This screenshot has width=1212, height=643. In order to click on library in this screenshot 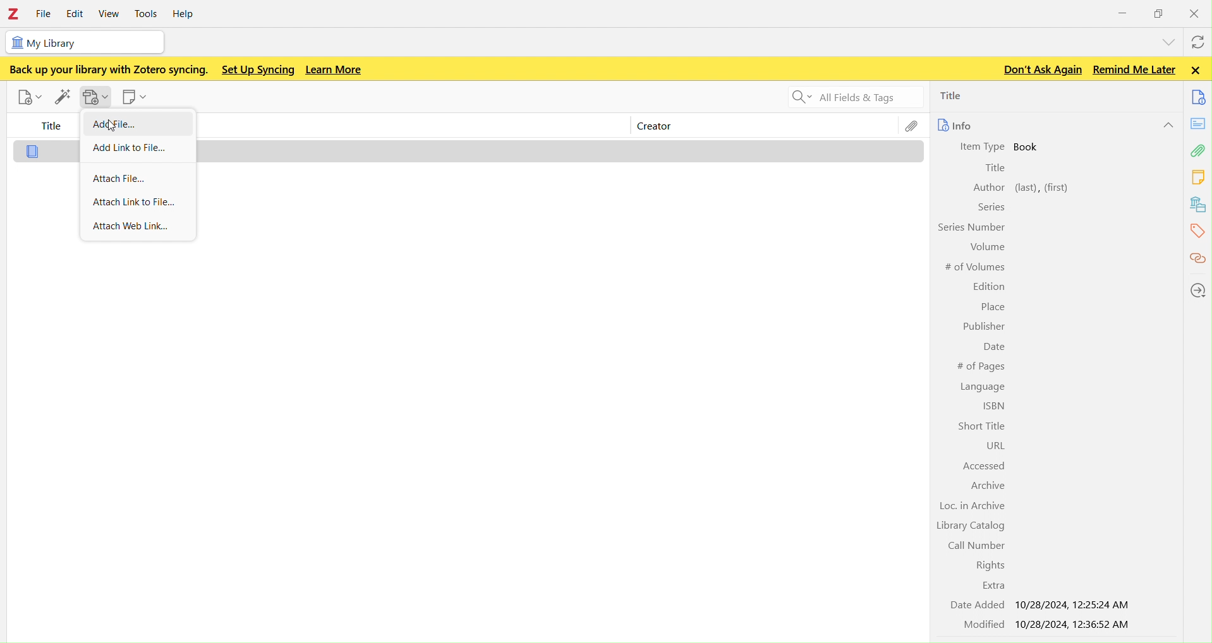, I will do `click(1200, 205)`.